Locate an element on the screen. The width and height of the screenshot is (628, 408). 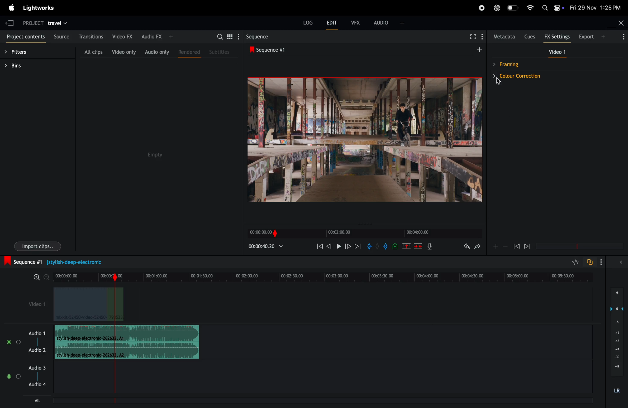
Audio Clip is located at coordinates (127, 350).